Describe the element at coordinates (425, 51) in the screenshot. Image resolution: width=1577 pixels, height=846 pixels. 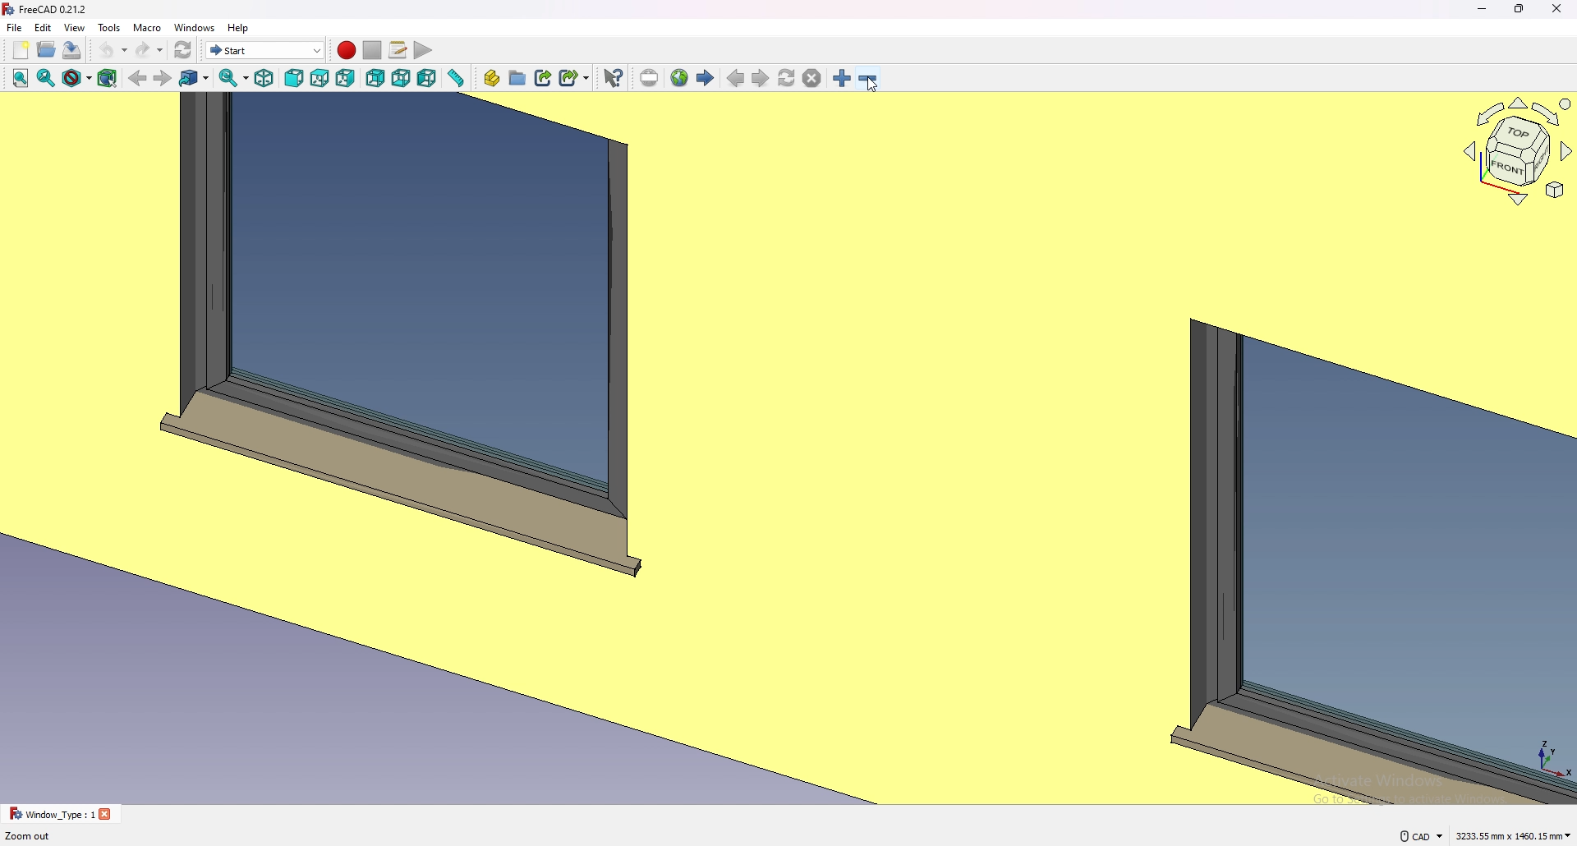
I see `execute macro` at that location.